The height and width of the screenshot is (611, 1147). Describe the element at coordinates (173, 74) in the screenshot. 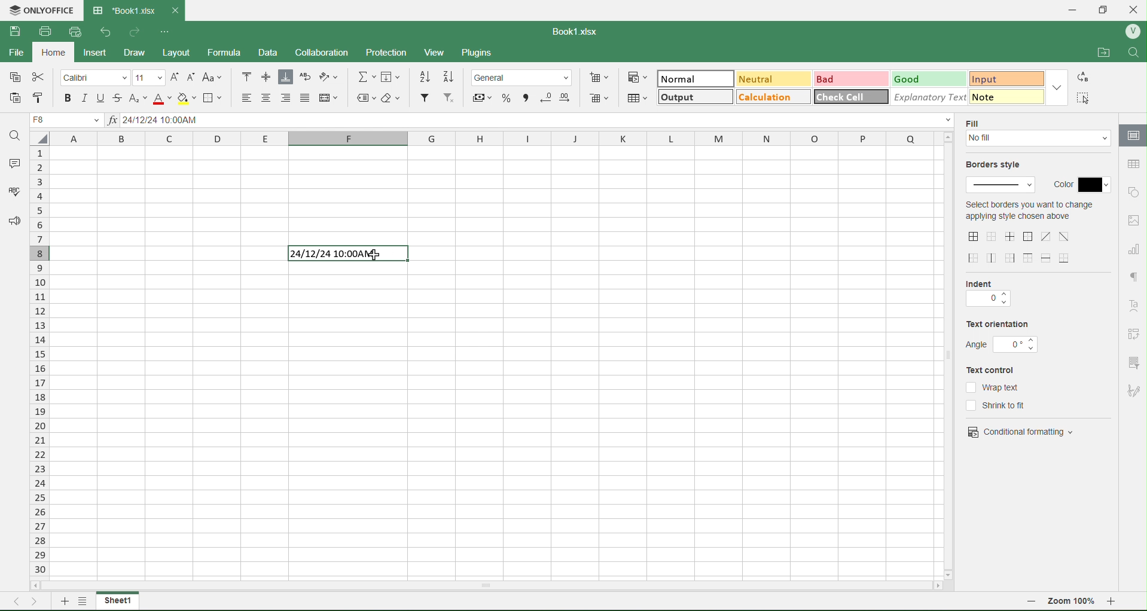

I see `Increment Font Size` at that location.